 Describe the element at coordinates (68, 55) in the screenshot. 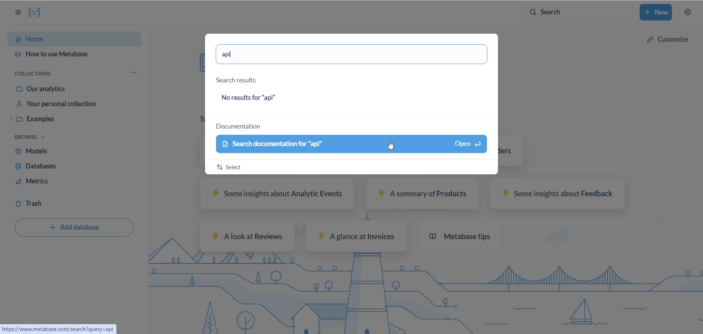

I see `HOW TO USE METABASE` at that location.